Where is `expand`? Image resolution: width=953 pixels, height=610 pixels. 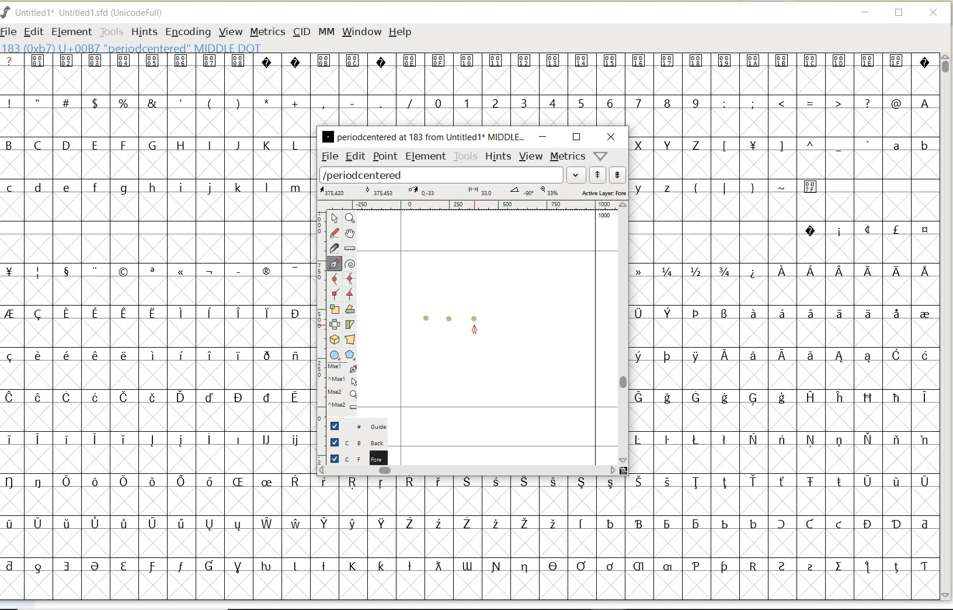
expand is located at coordinates (576, 174).